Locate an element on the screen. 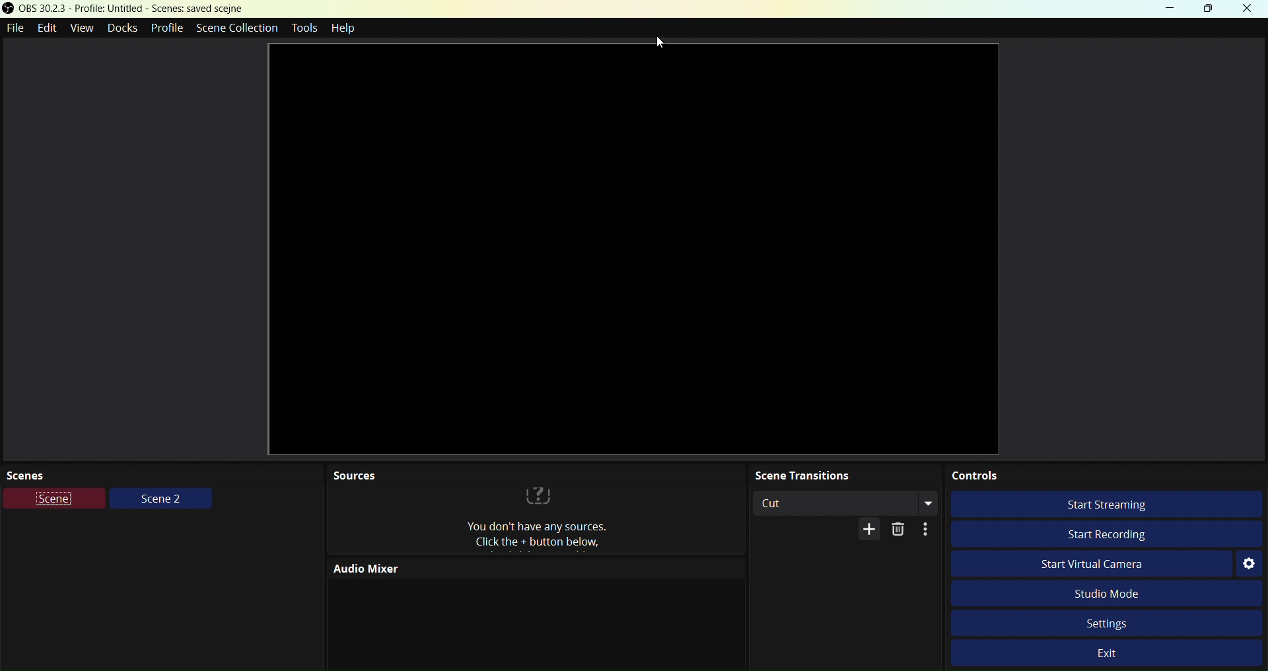 The width and height of the screenshot is (1268, 671). Exit is located at coordinates (1108, 653).